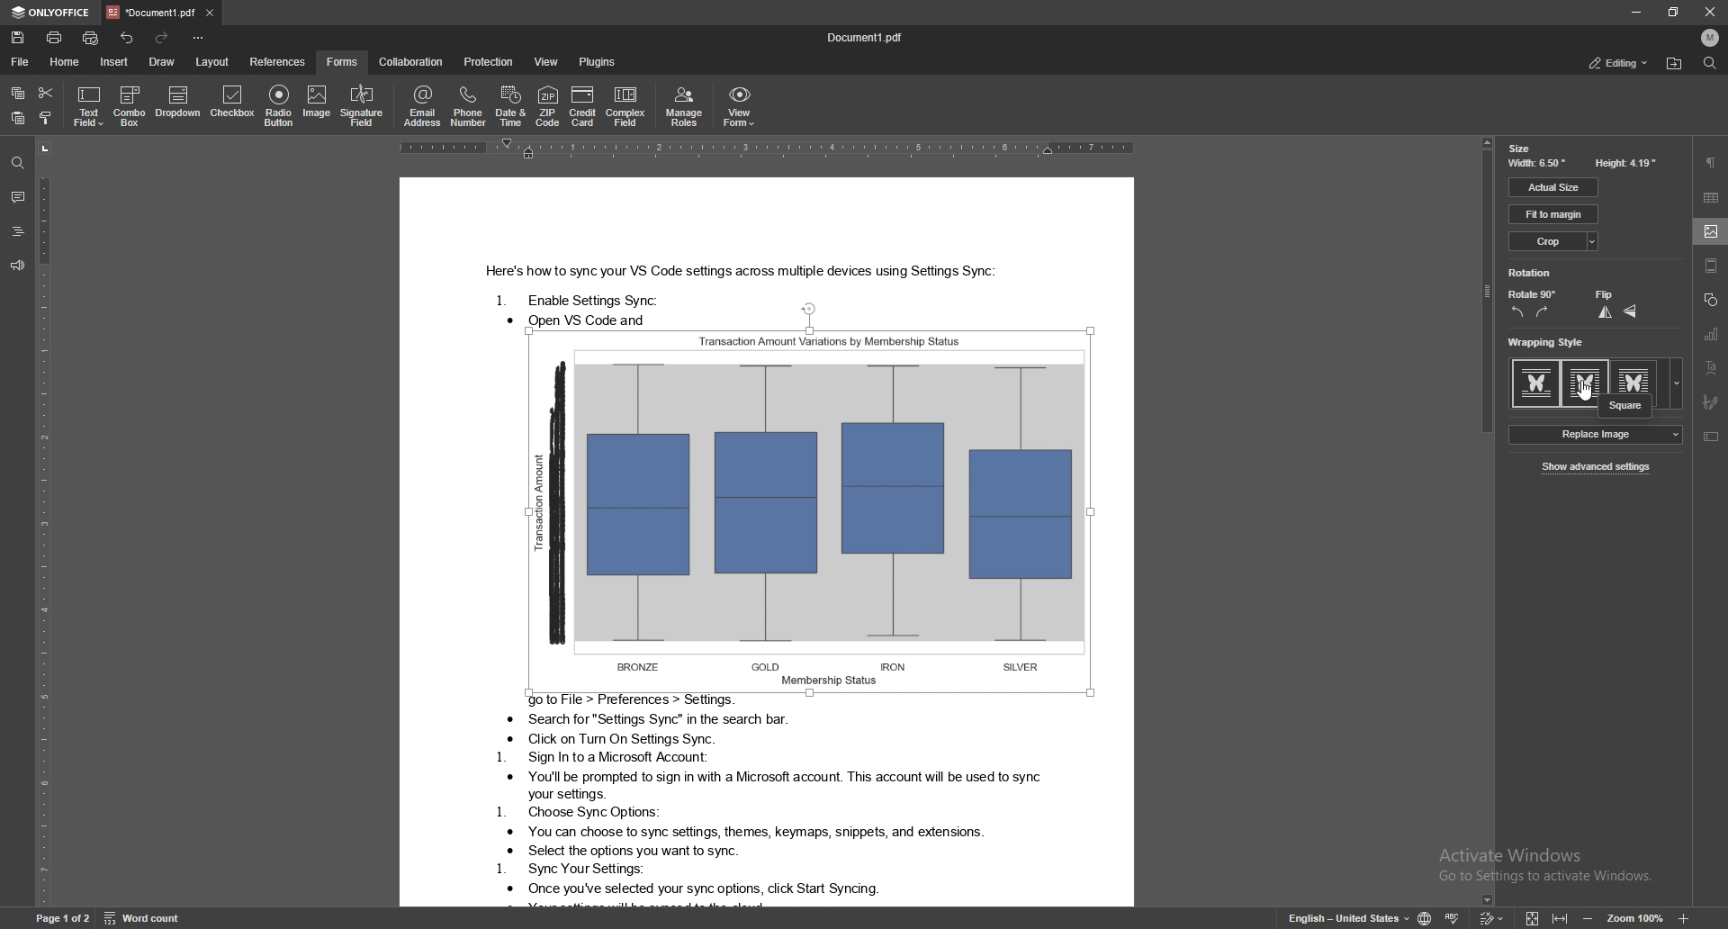 The width and height of the screenshot is (1728, 929). Describe the element at coordinates (129, 38) in the screenshot. I see `undo` at that location.